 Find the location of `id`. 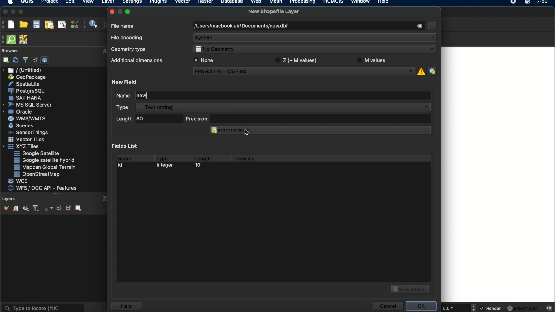

id is located at coordinates (122, 165).